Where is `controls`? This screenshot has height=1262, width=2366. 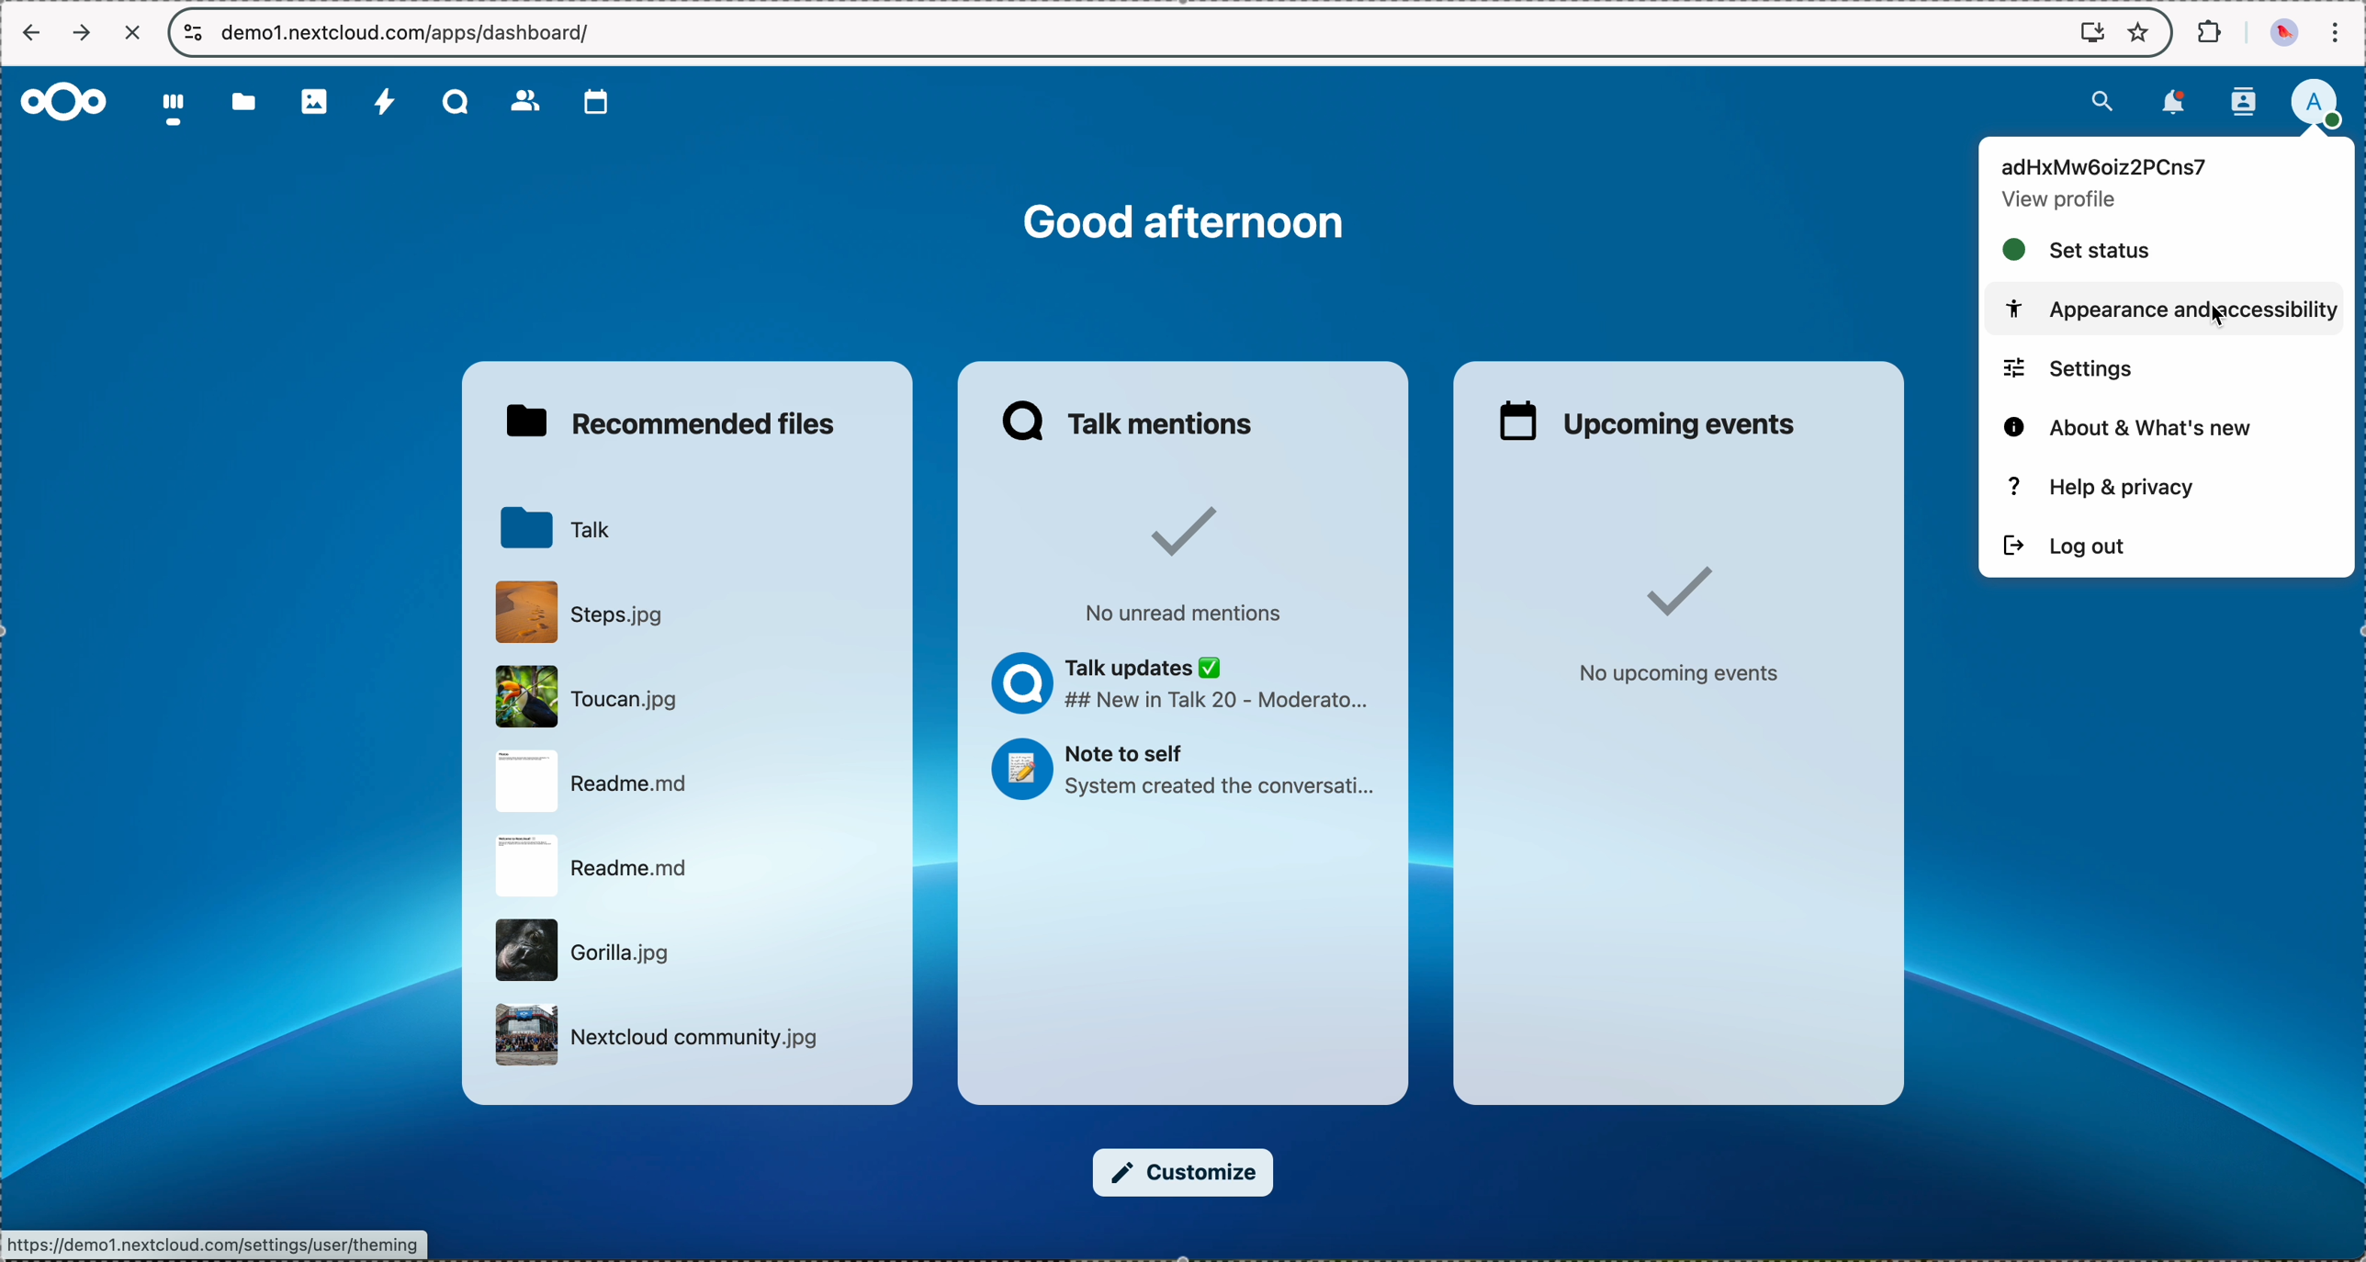
controls is located at coordinates (189, 32).